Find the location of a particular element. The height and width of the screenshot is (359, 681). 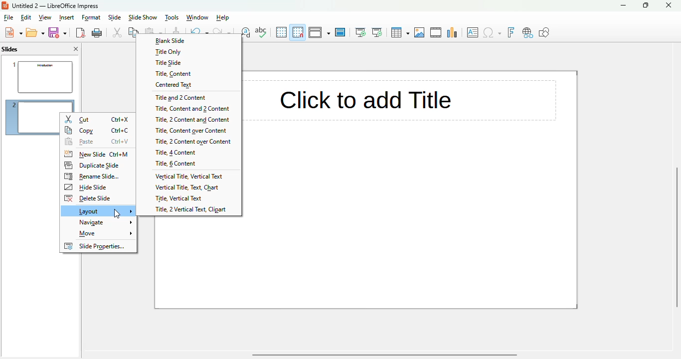

spelling is located at coordinates (261, 32).